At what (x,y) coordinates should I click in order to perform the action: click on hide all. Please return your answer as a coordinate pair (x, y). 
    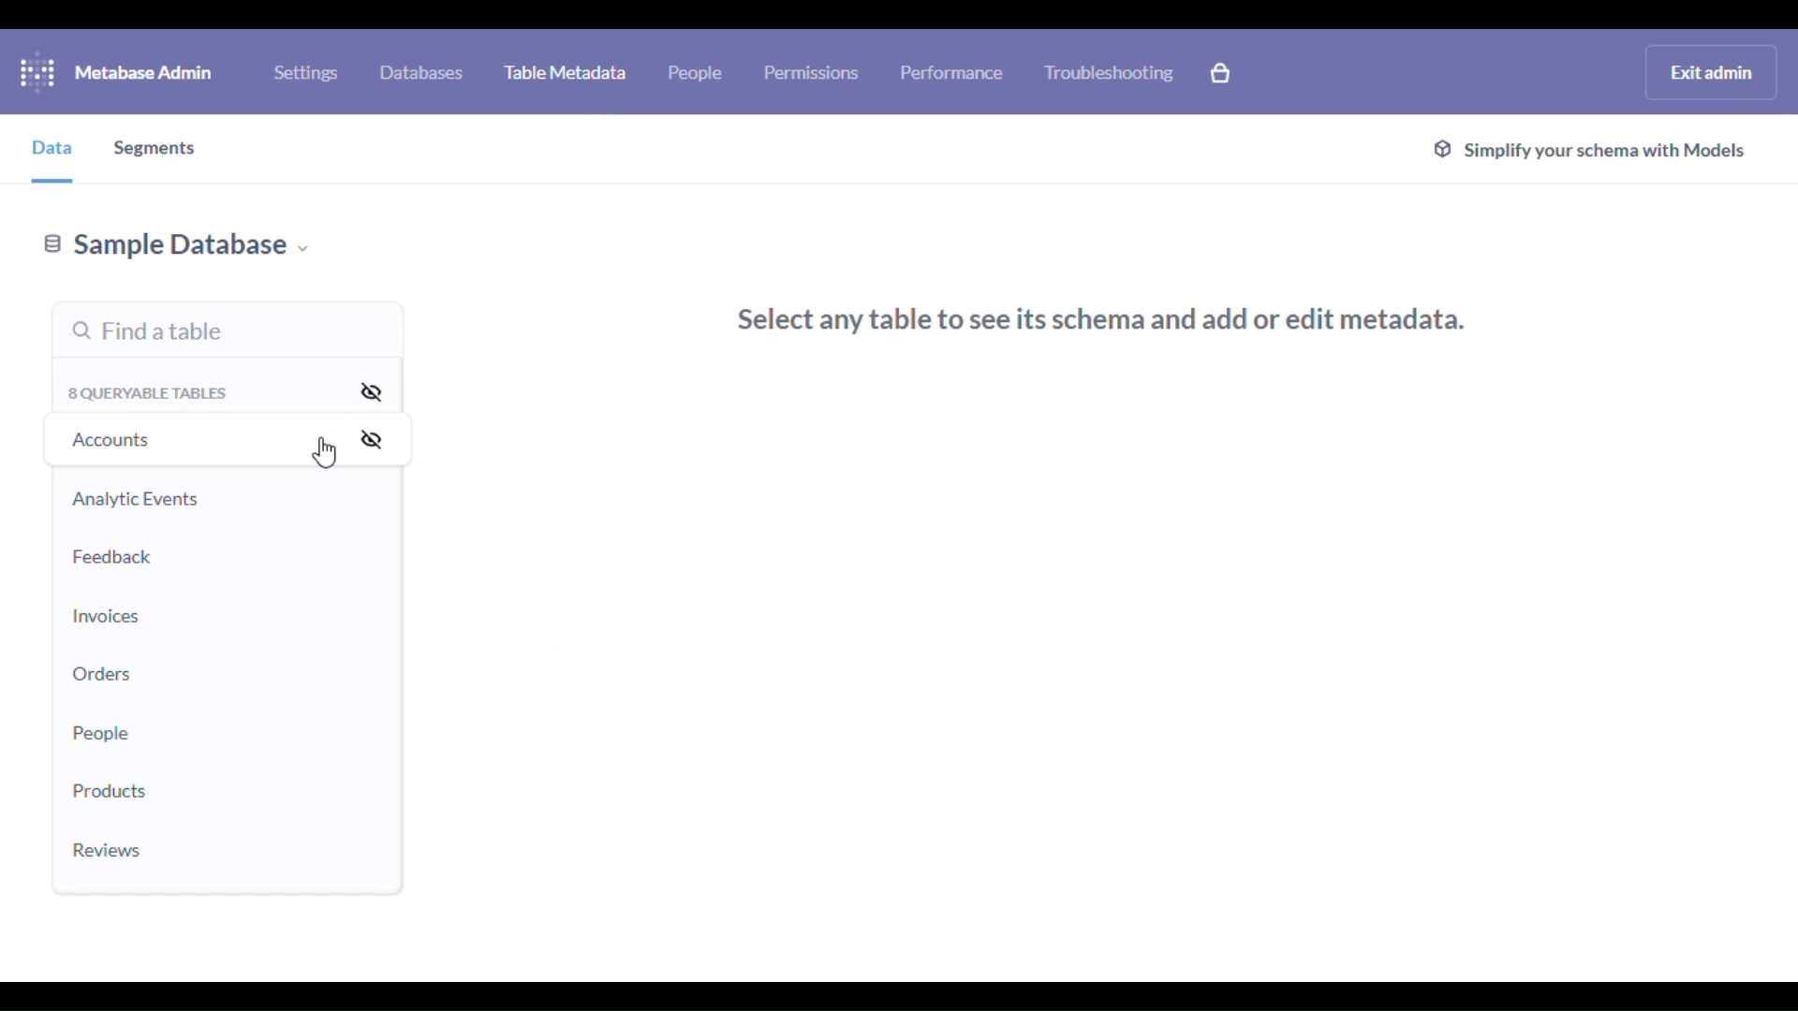
    Looking at the image, I should click on (373, 438).